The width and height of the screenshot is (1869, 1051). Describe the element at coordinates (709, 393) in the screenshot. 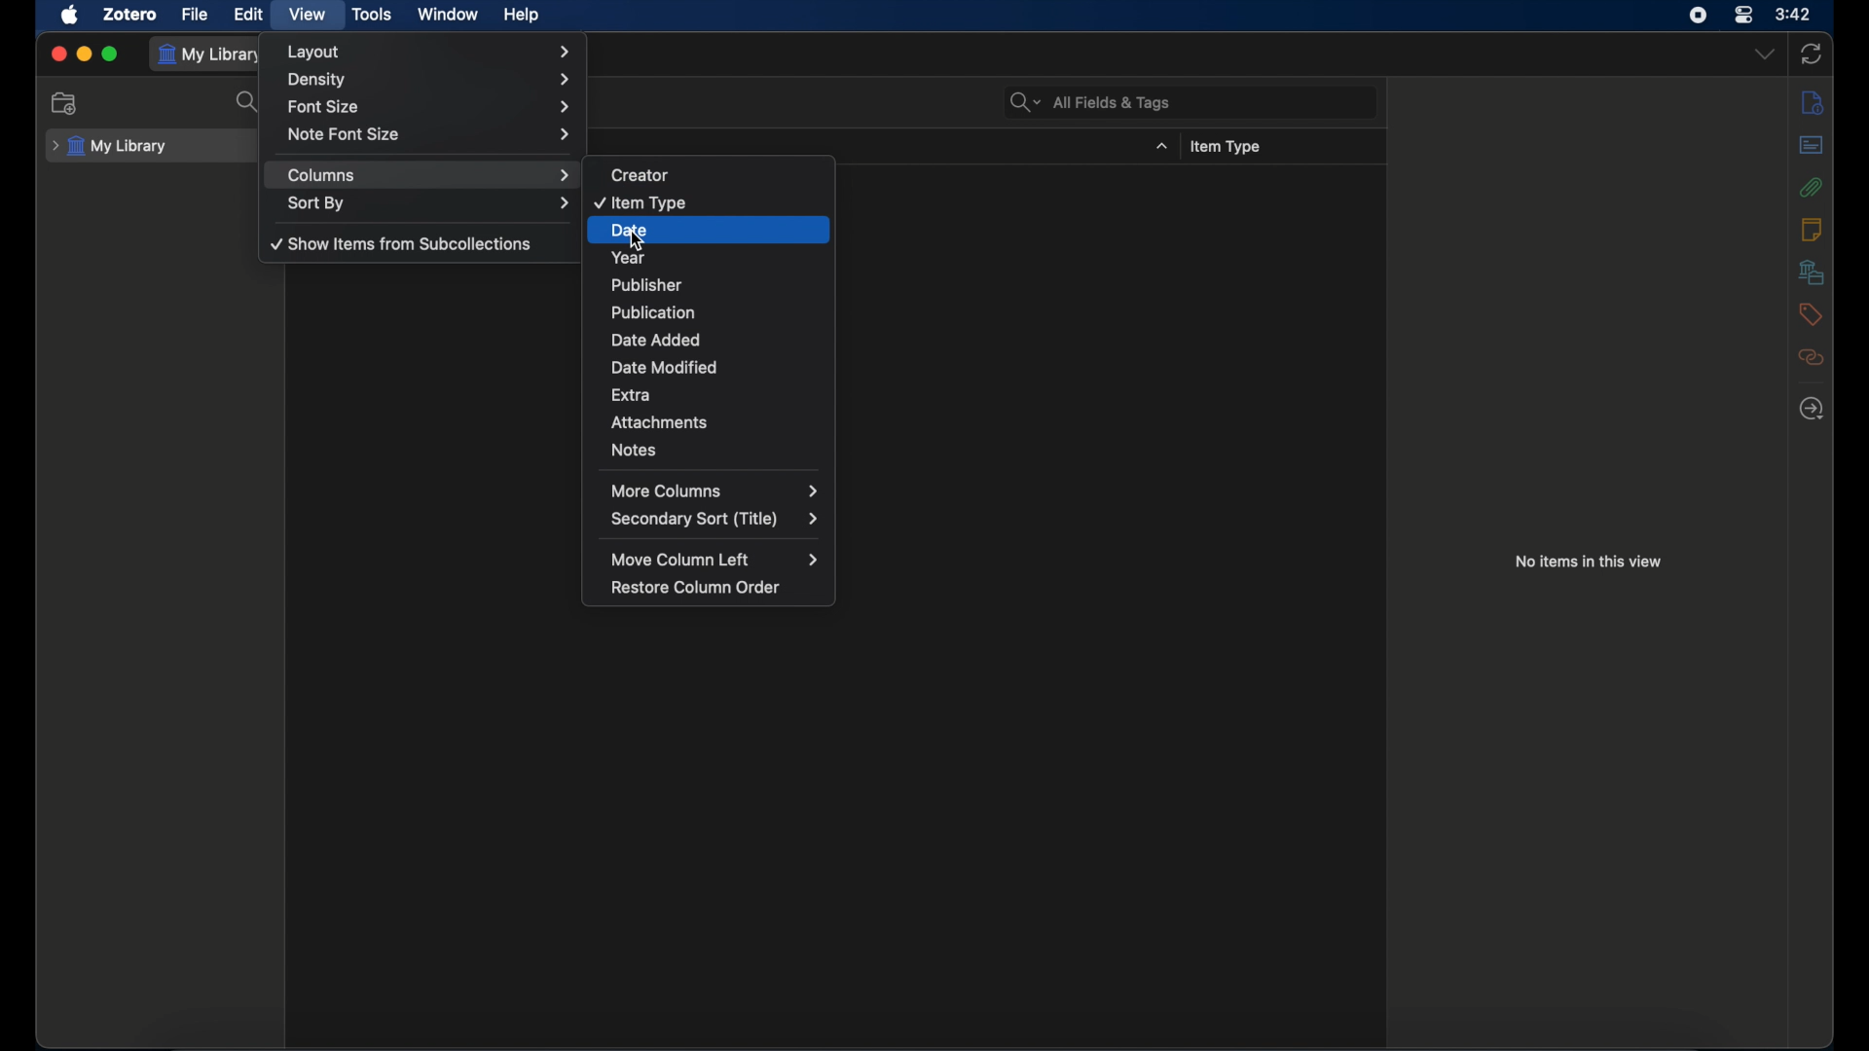

I see `extra` at that location.